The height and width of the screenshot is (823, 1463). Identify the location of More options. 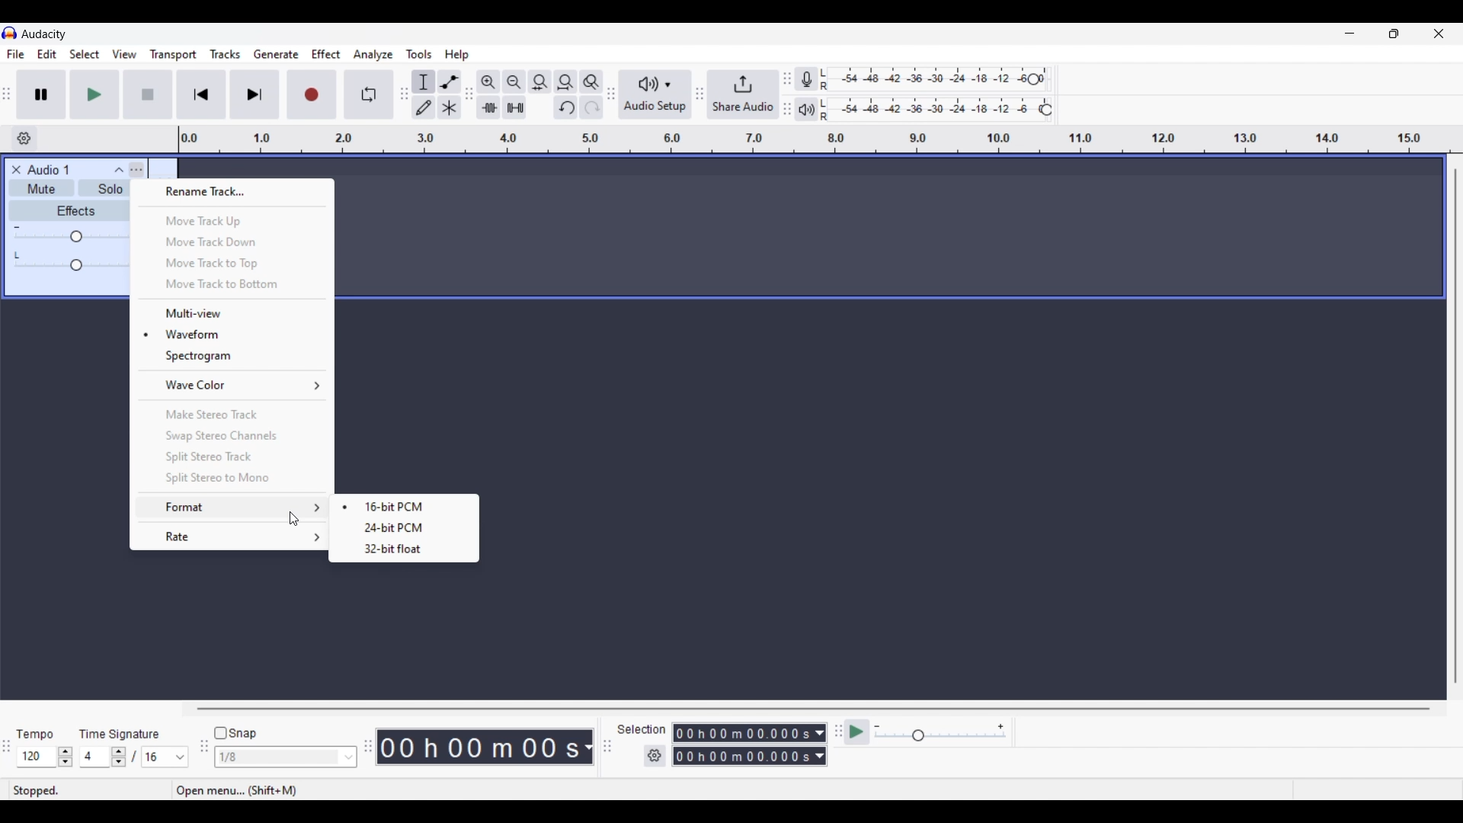
(127, 168).